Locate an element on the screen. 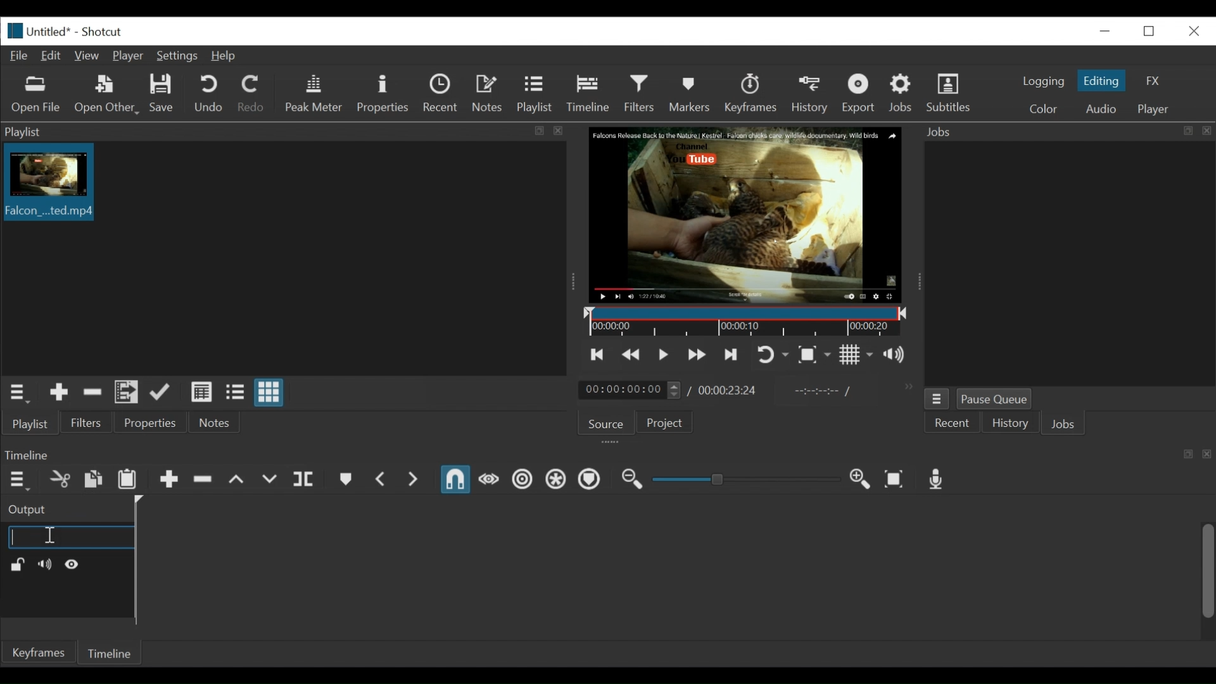  Add files to the playlist is located at coordinates (128, 393).